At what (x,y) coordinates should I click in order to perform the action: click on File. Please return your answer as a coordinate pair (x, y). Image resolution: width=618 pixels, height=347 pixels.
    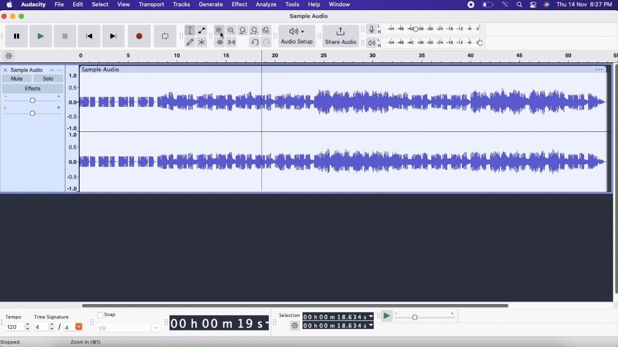
    Looking at the image, I should click on (59, 5).